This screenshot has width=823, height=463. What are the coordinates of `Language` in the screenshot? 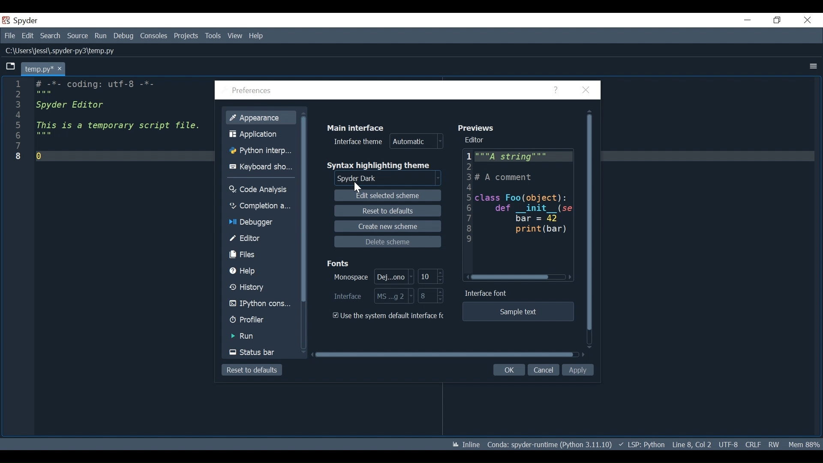 It's located at (642, 444).